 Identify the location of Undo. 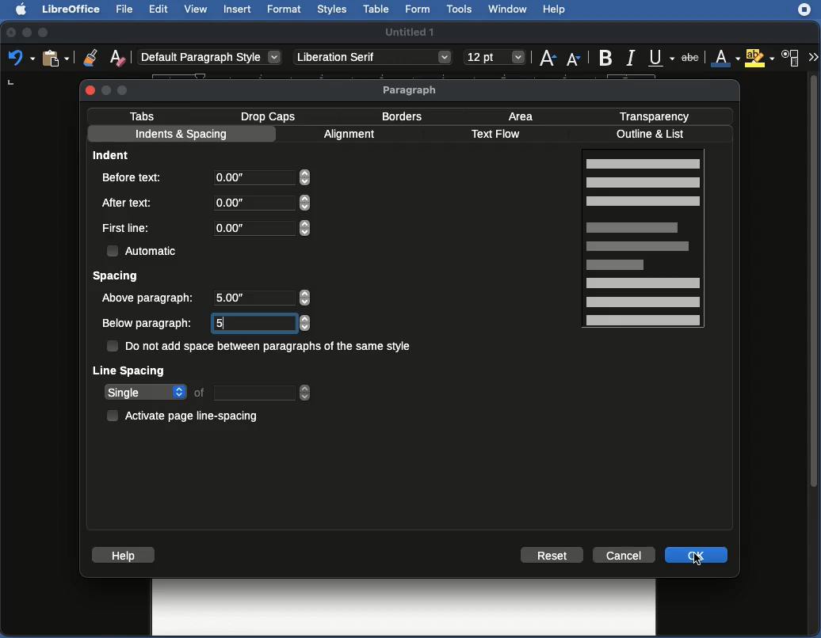
(21, 59).